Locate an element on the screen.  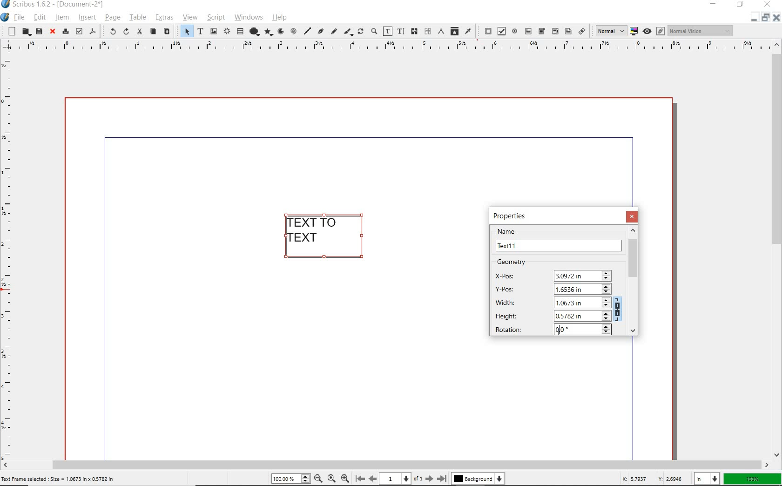
image frame is located at coordinates (214, 32).